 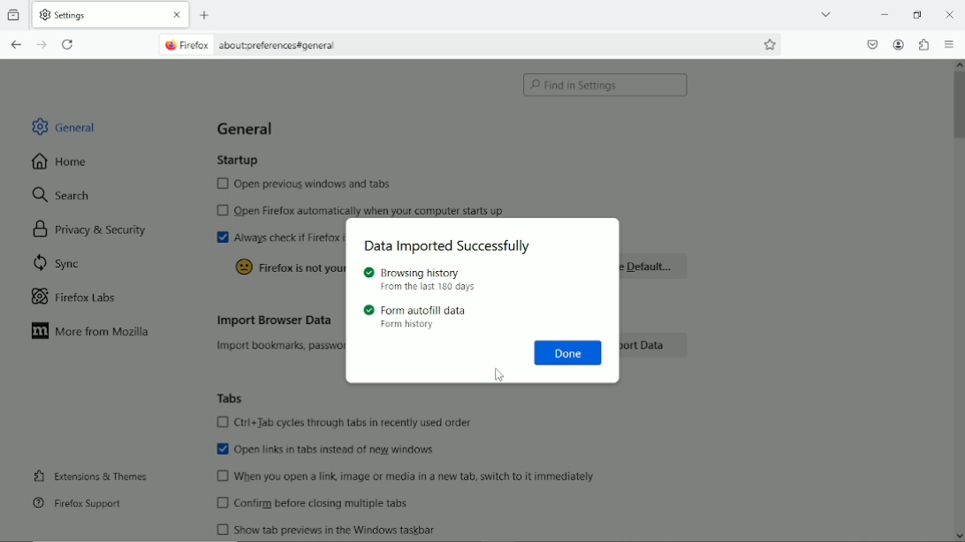 What do you see at coordinates (414, 478) in the screenshot?
I see `When you open a link, image or media in a new tab, switch to it immediately` at bounding box center [414, 478].